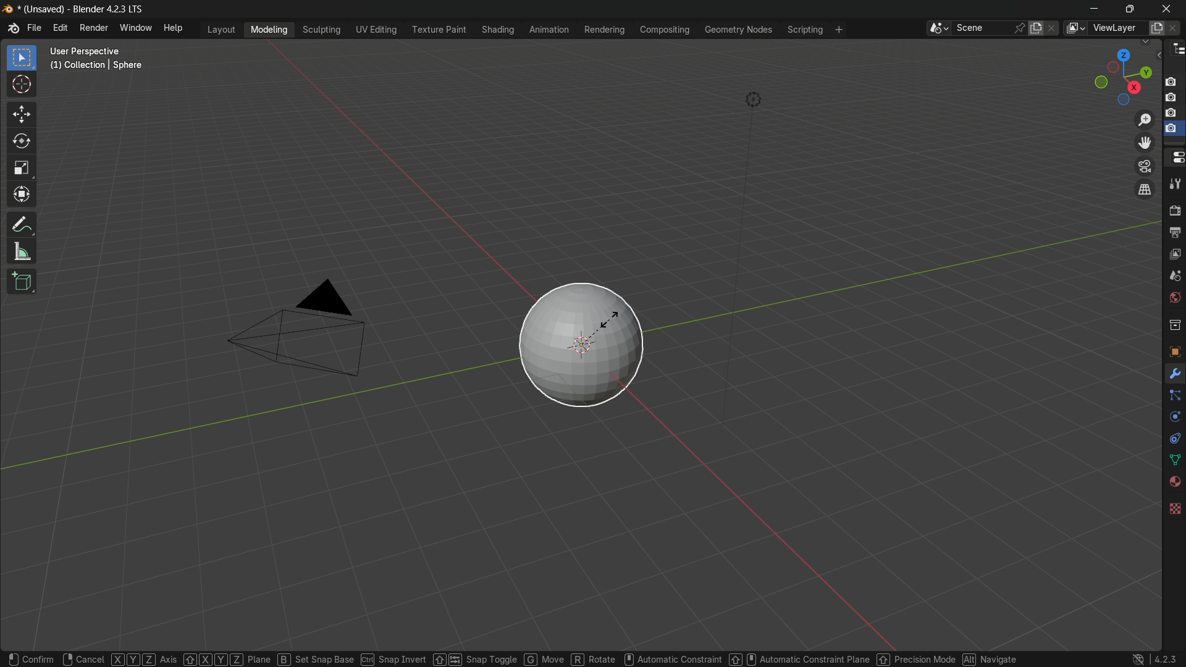  What do you see at coordinates (1175, 187) in the screenshot?
I see `tools` at bounding box center [1175, 187].